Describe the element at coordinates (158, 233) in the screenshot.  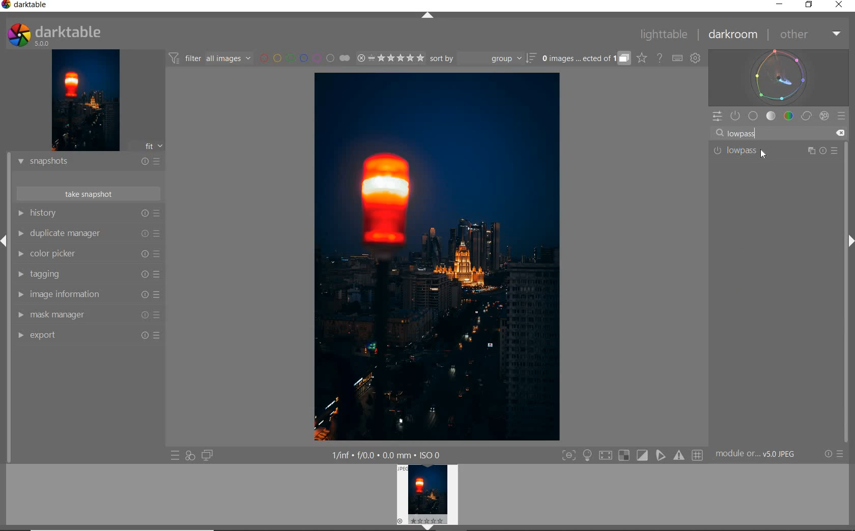
I see `Preset and reset` at that location.